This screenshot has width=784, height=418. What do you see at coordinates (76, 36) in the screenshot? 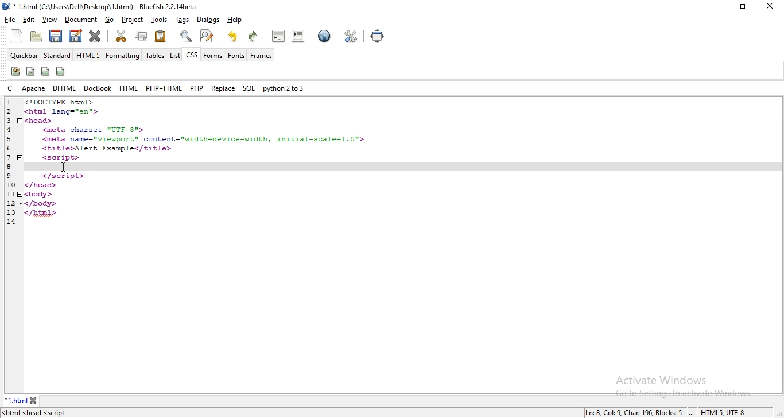
I see `edit` at bounding box center [76, 36].